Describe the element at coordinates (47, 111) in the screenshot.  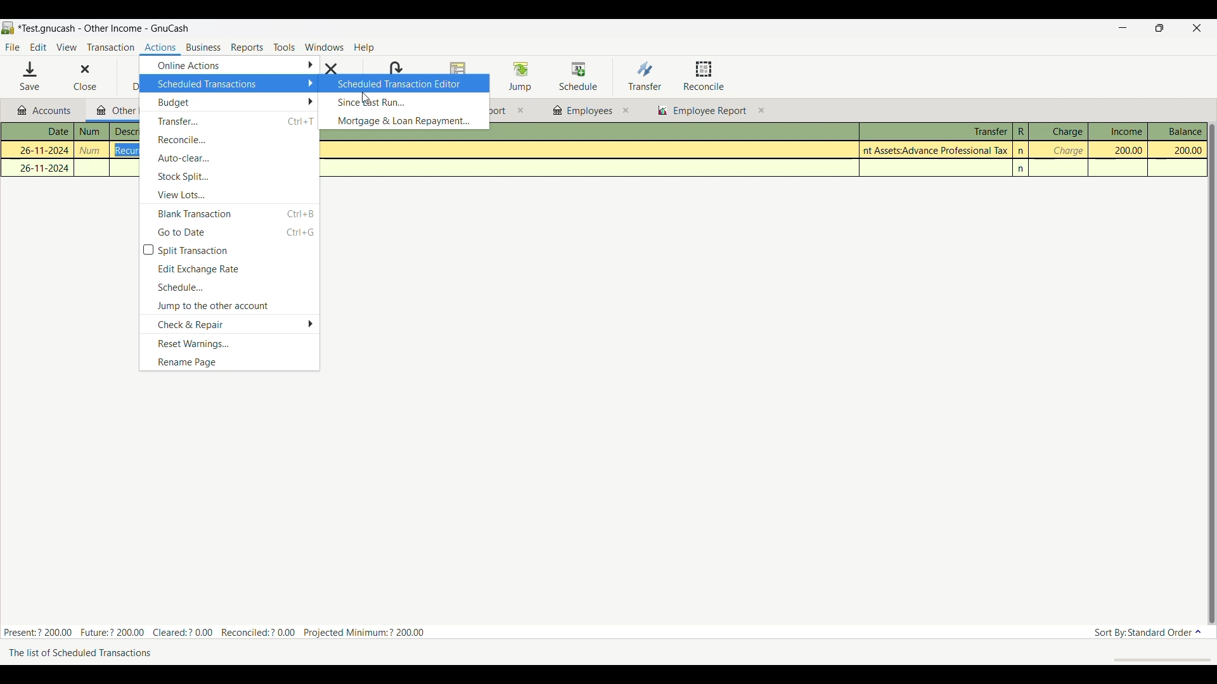
I see `Accounts` at that location.